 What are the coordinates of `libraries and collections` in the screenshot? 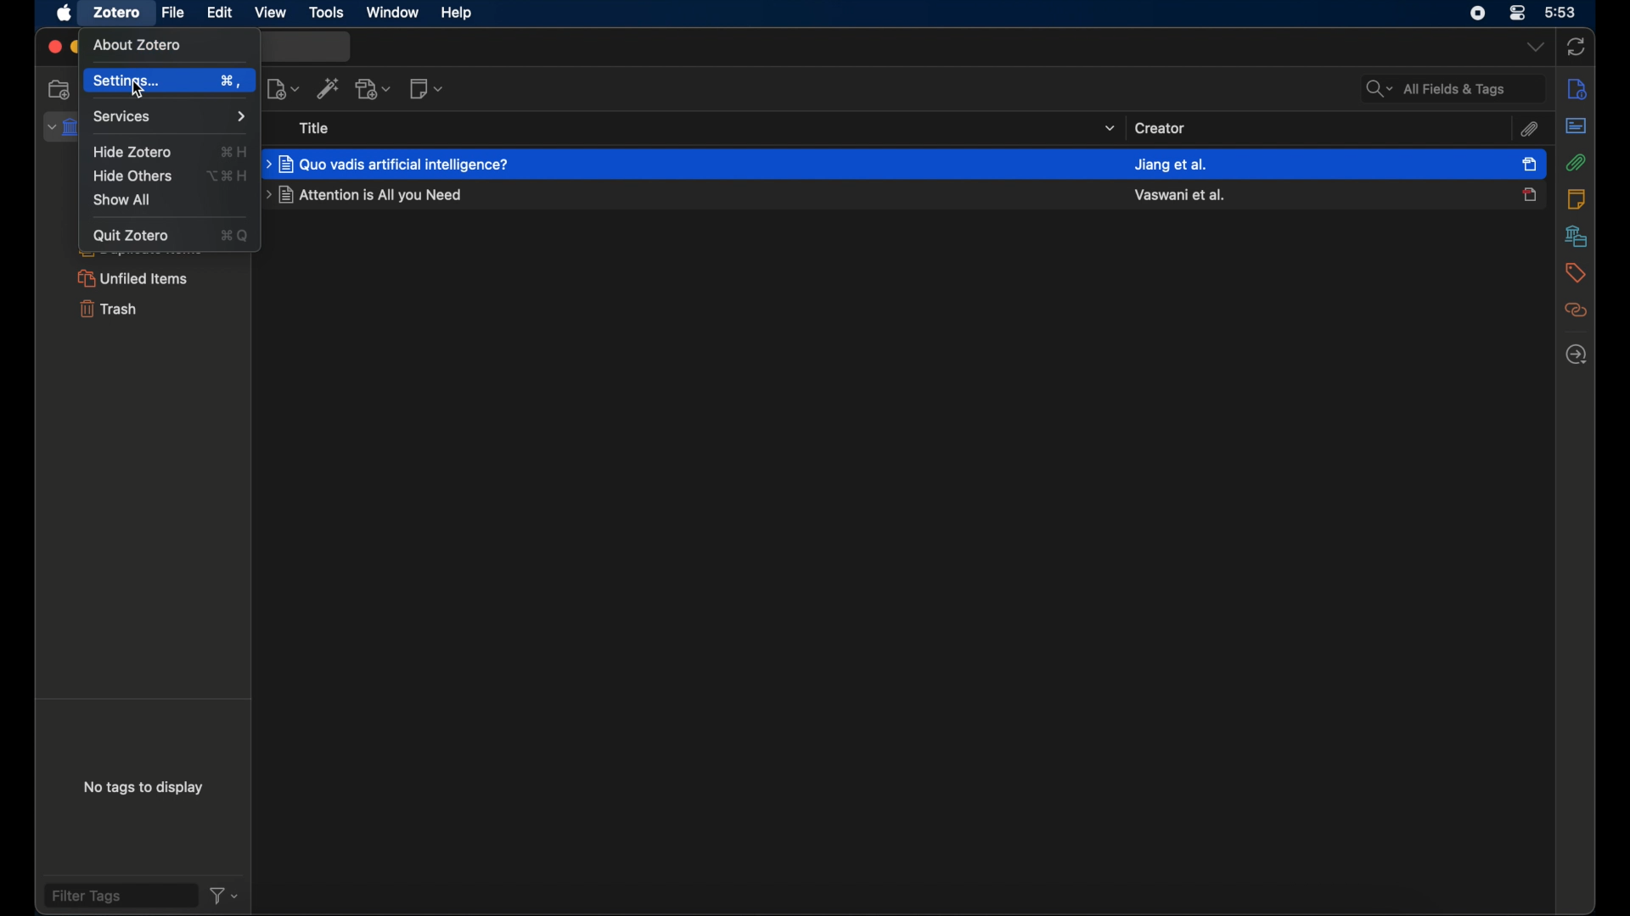 It's located at (1578, 236).